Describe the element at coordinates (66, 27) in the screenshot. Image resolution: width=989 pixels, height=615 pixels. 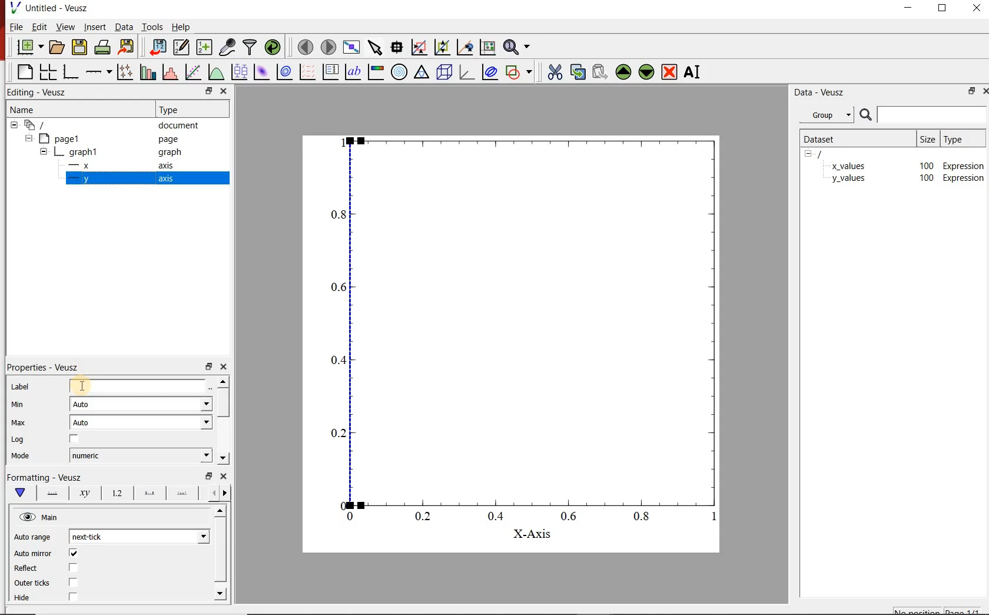
I see `view` at that location.